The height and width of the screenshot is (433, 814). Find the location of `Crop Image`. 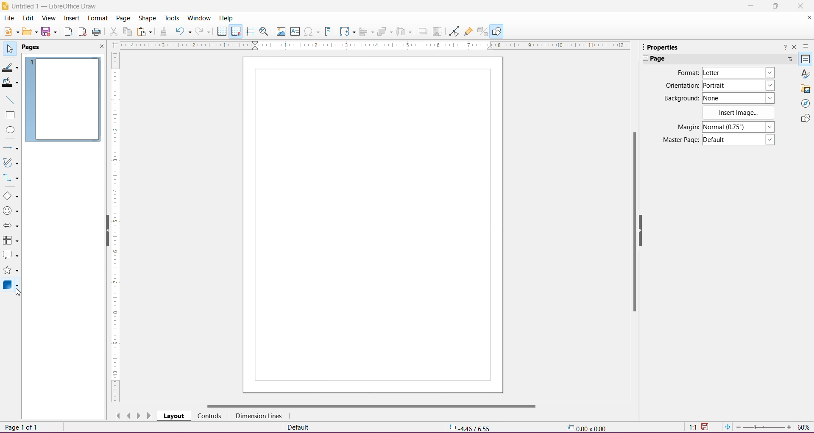

Crop Image is located at coordinates (438, 31).